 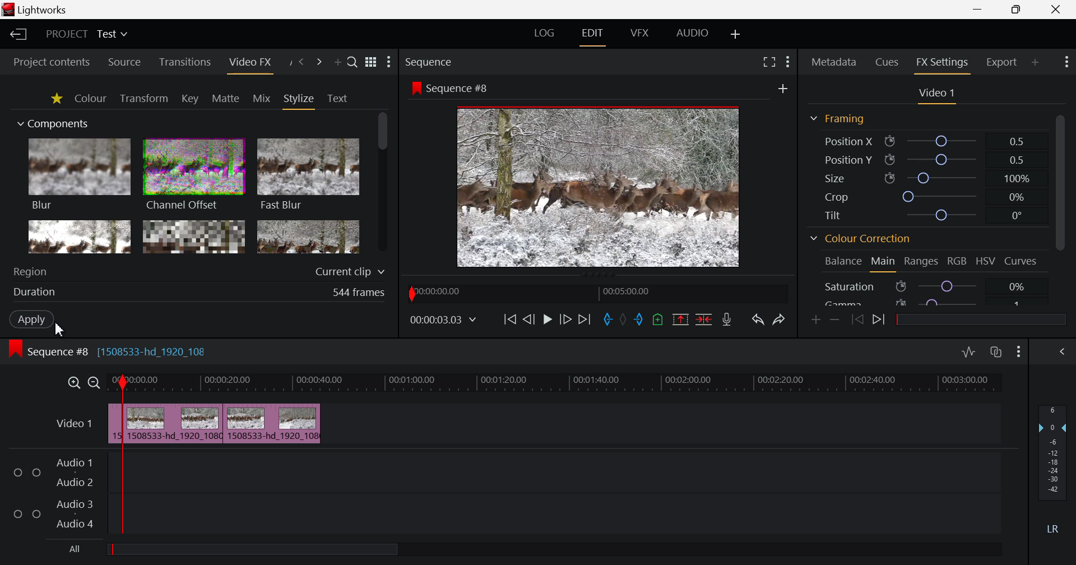 What do you see at coordinates (443, 319) in the screenshot?
I see `Frame Time` at bounding box center [443, 319].